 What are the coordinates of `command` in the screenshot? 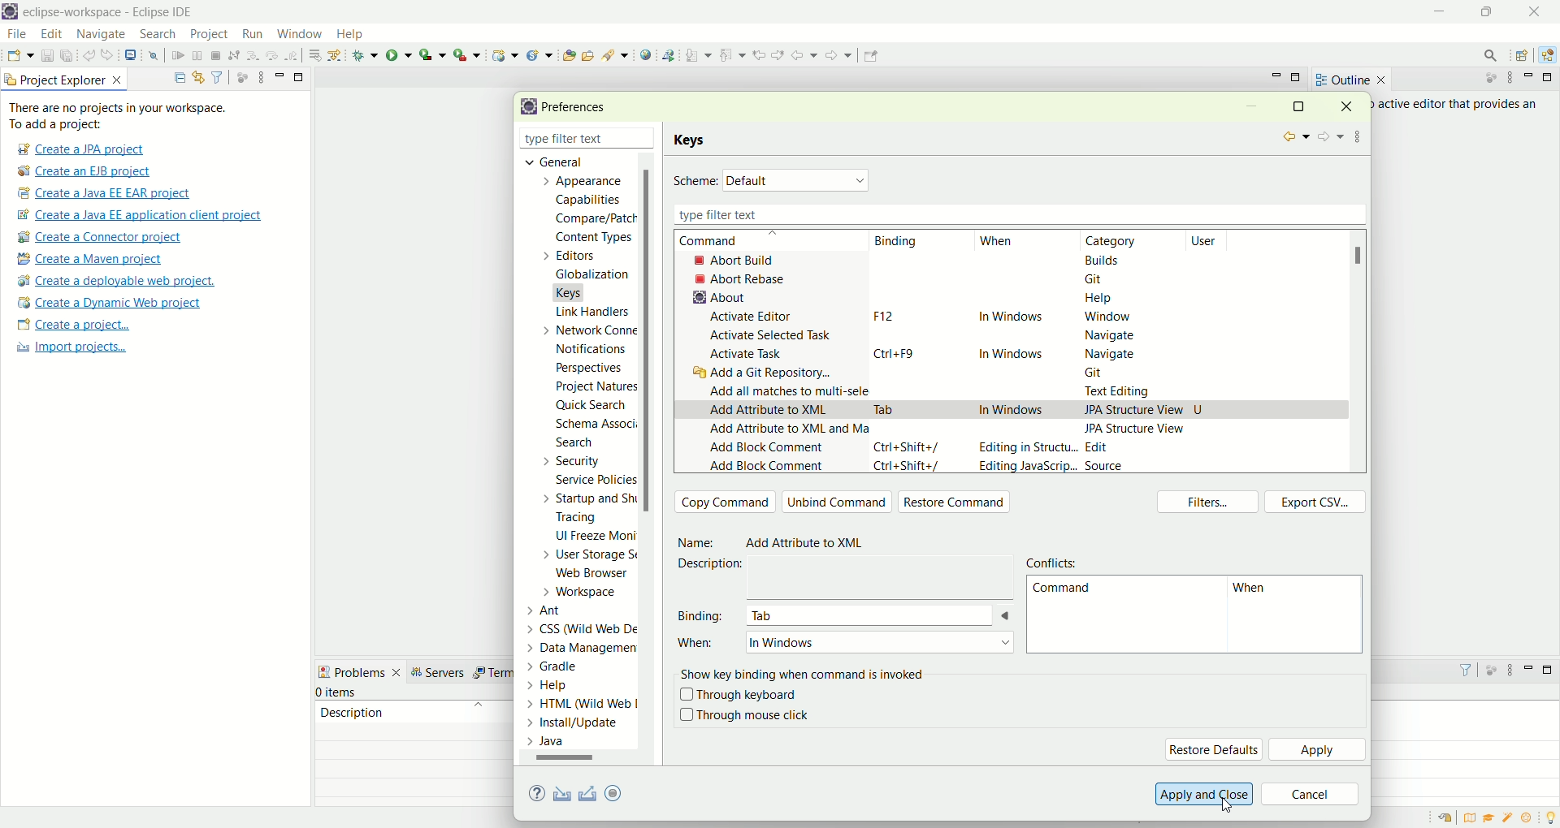 It's located at (726, 241).